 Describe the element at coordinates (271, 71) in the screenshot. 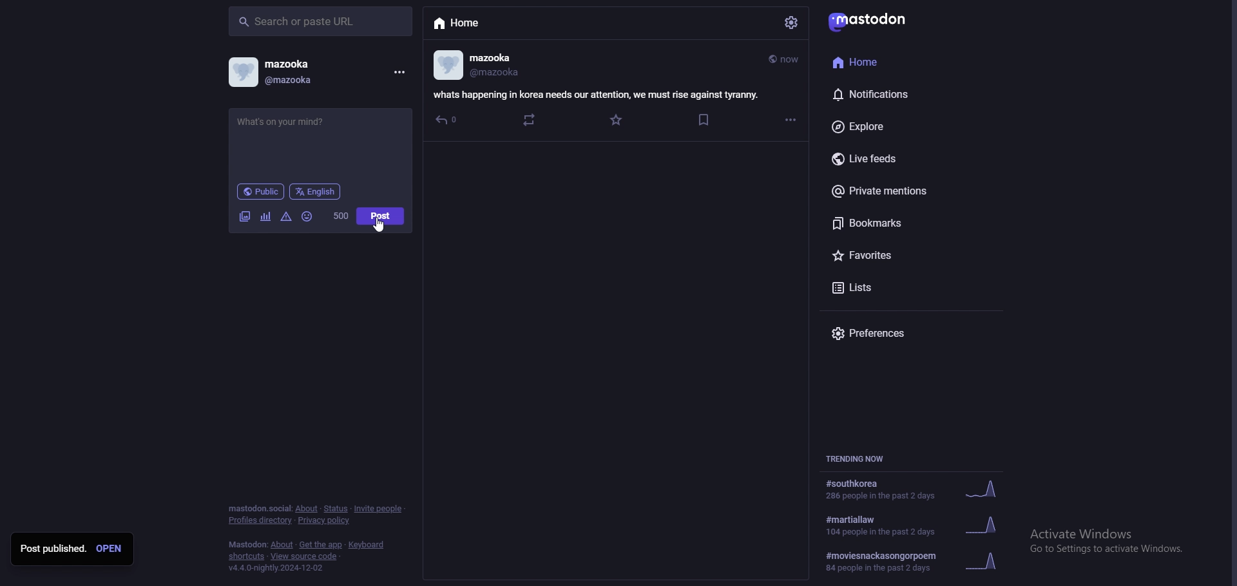

I see `profile` at that location.